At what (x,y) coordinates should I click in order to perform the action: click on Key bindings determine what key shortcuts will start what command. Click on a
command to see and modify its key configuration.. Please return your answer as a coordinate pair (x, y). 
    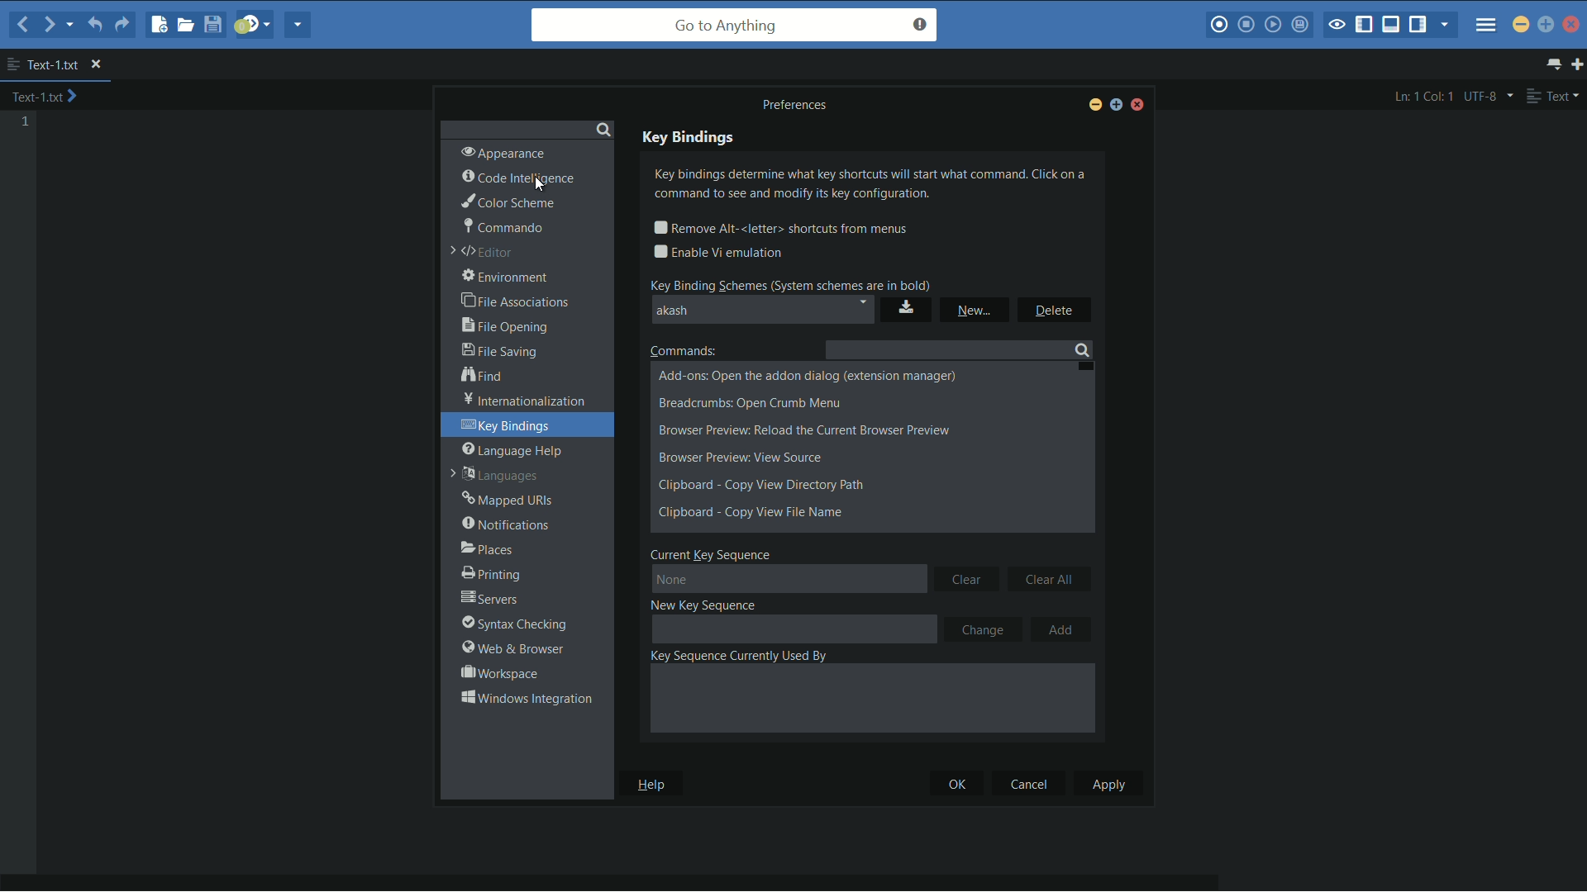
    Looking at the image, I should click on (875, 186).